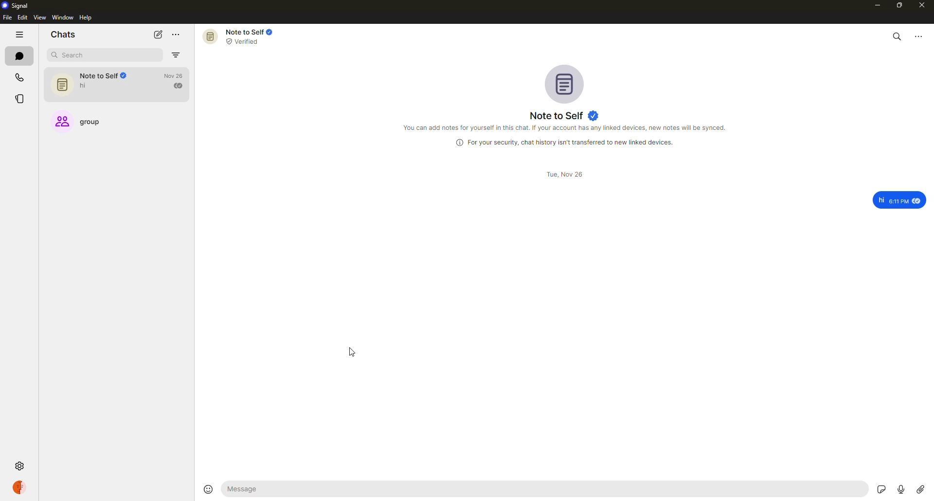 The height and width of the screenshot is (501, 934). Describe the element at coordinates (352, 353) in the screenshot. I see `cursor` at that location.